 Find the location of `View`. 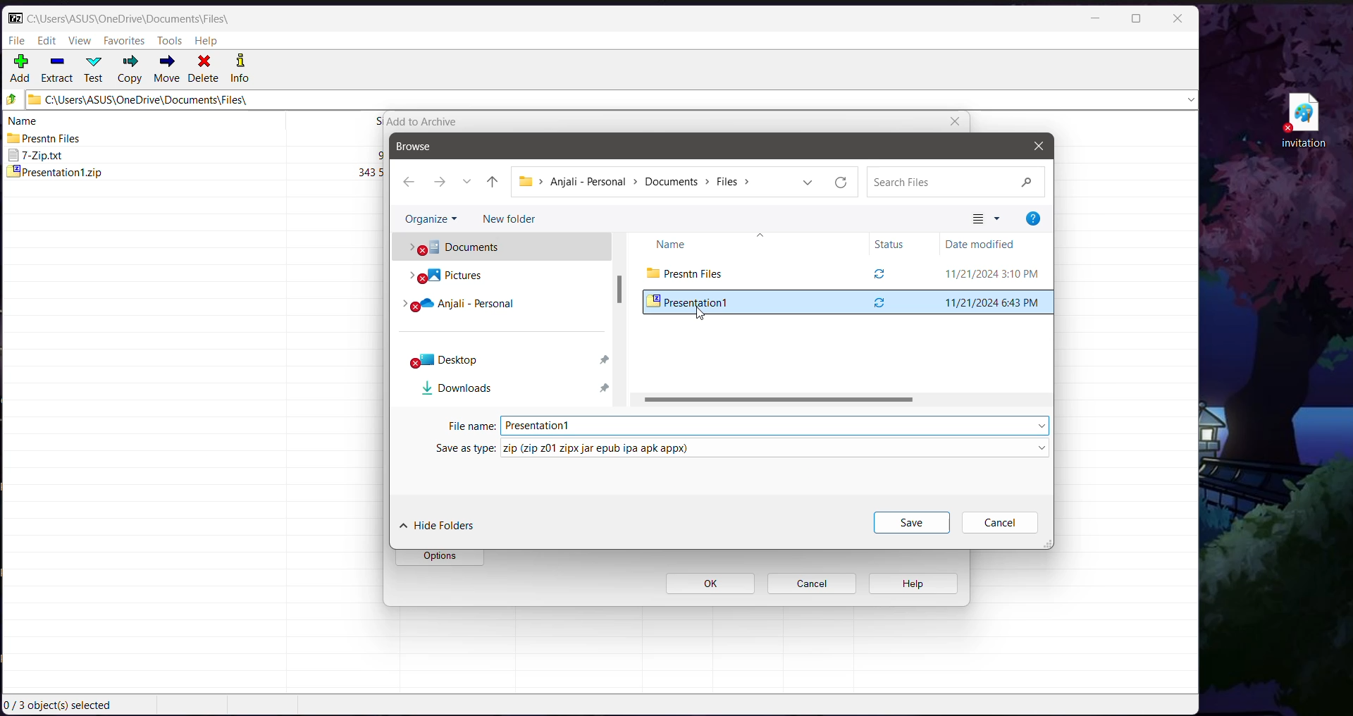

View is located at coordinates (81, 40).